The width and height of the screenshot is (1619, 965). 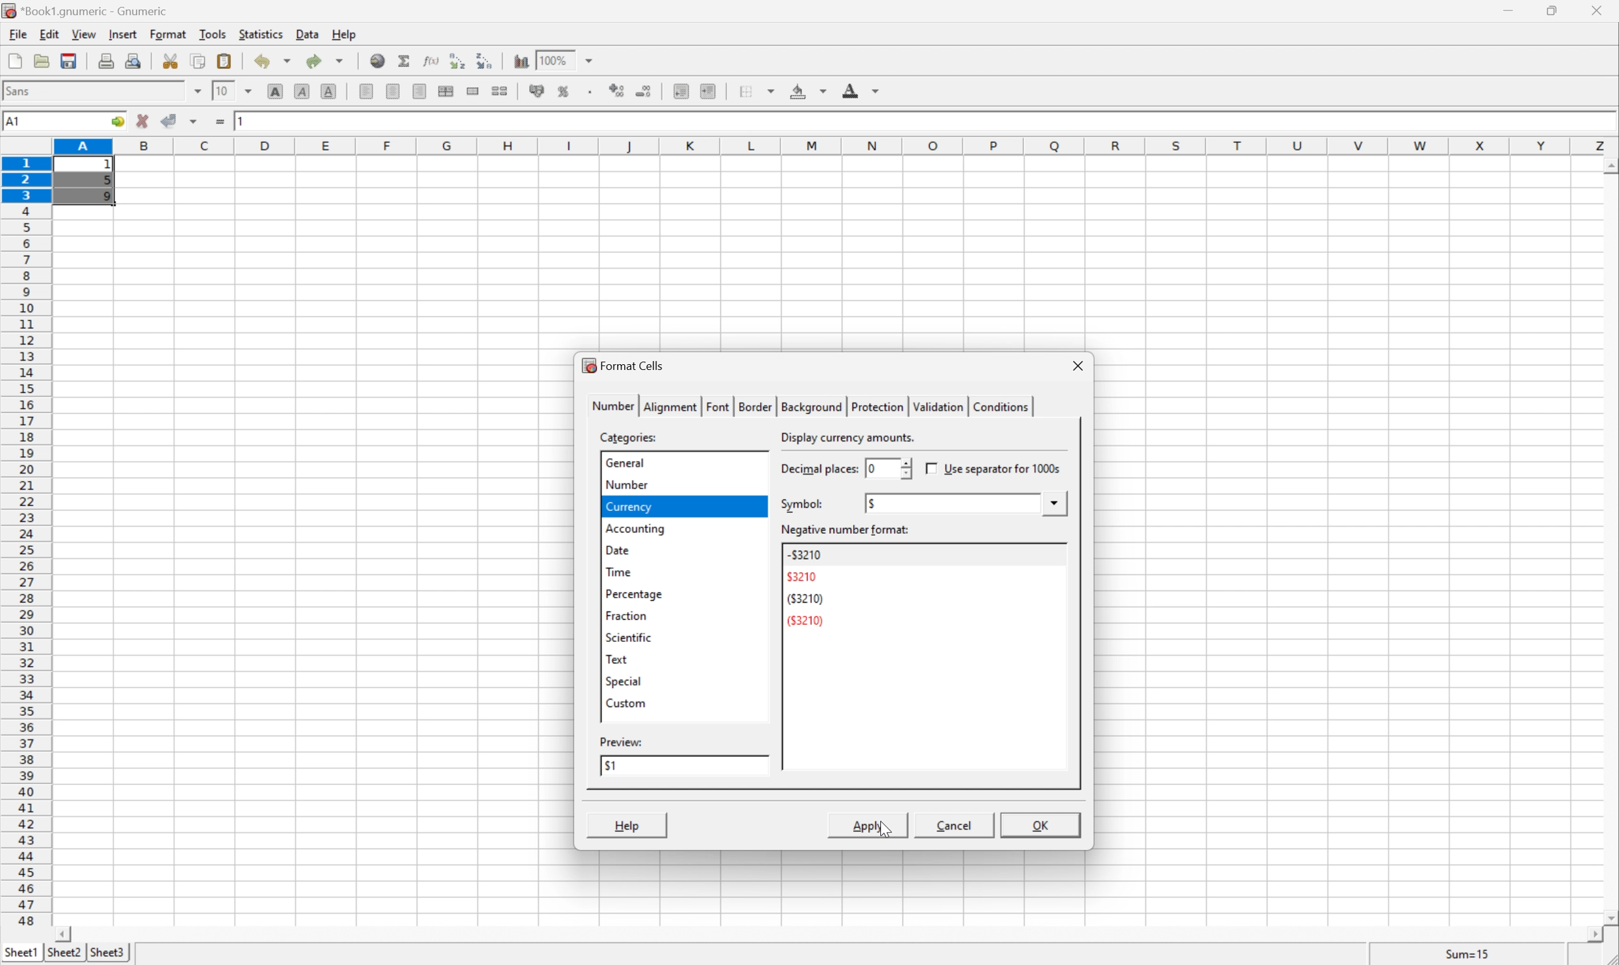 What do you see at coordinates (1042, 827) in the screenshot?
I see `OK` at bounding box center [1042, 827].